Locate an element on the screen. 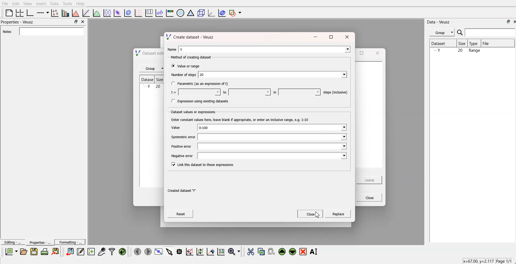  Print is located at coordinates (45, 252).